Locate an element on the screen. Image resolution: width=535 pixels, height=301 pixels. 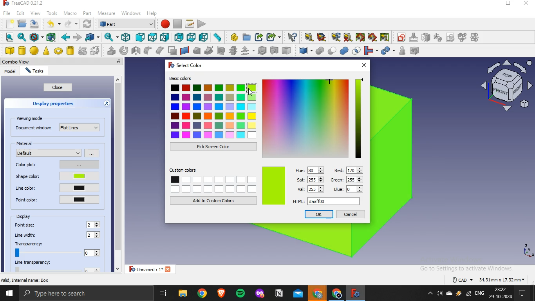
english is located at coordinates (480, 293).